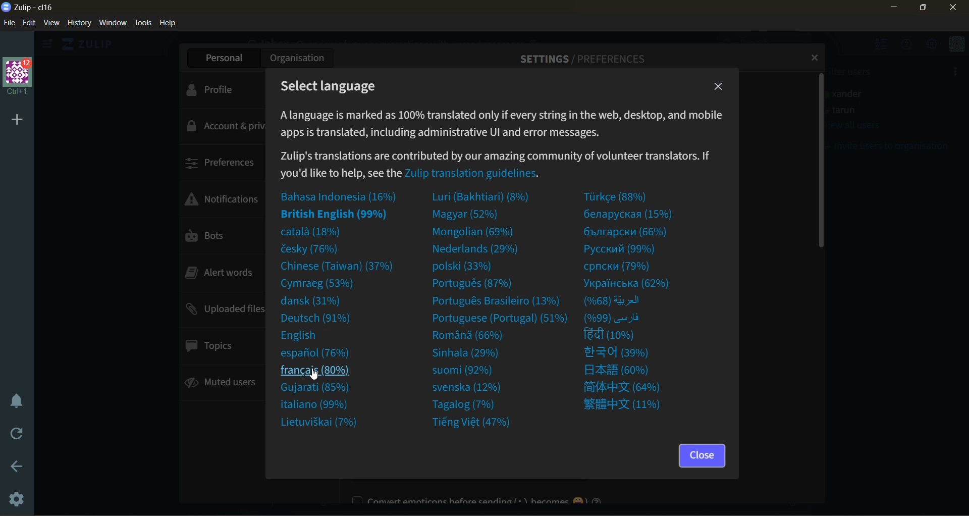 This screenshot has height=516, width=969. I want to click on chinese taiwan, so click(339, 266).